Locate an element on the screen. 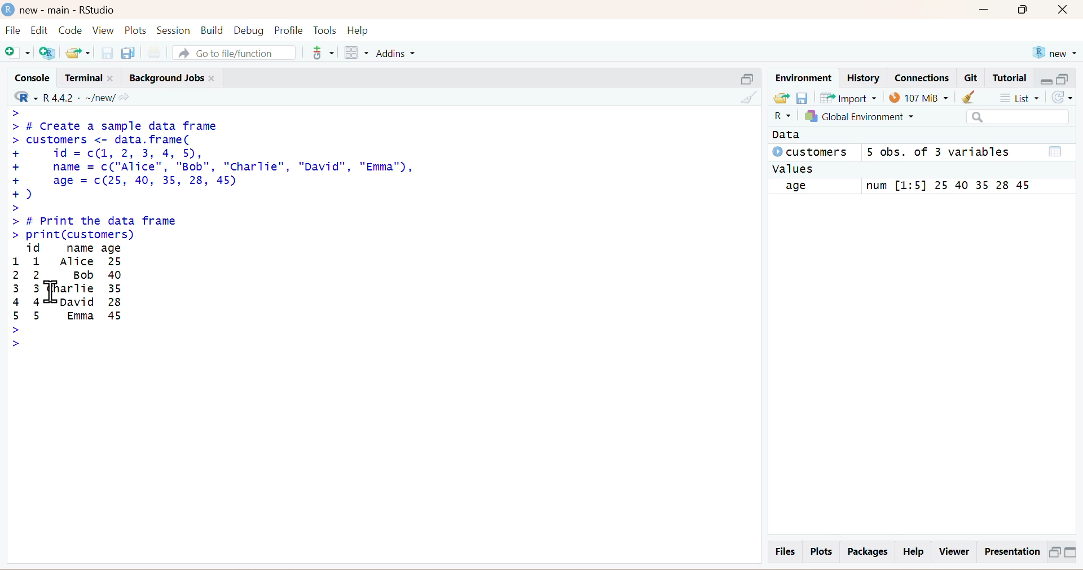 The width and height of the screenshot is (1083, 570). id name age 1 1 Alice 22 Bob 40 Charlie 35David 285 5 Emma 45>> is located at coordinates (93, 296).